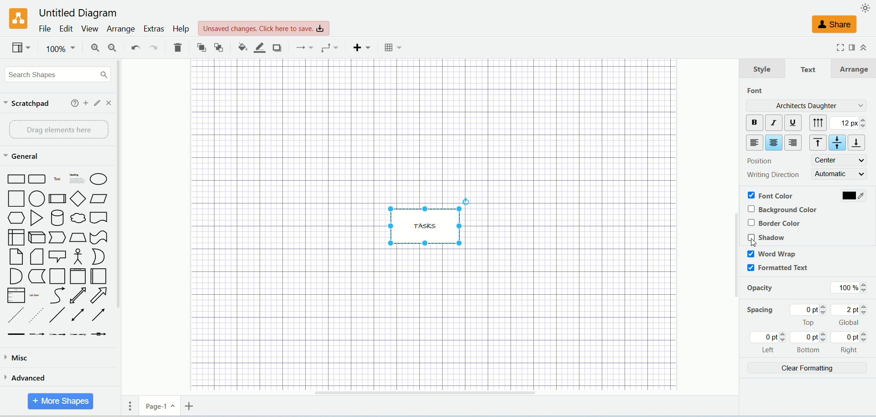 The height and width of the screenshot is (417, 876). I want to click on spacing, so click(760, 312).